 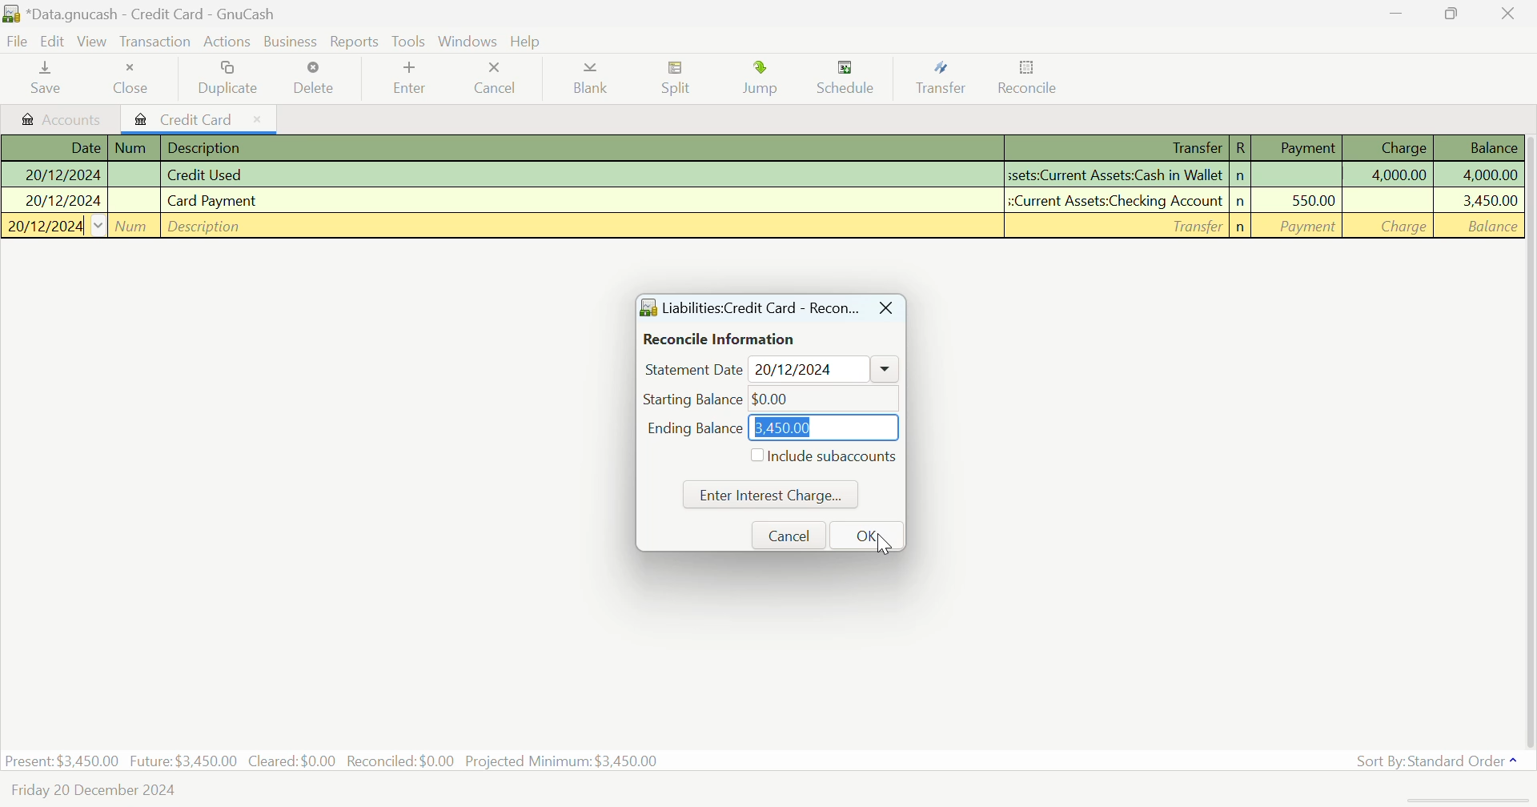 I want to click on Schedule, so click(x=846, y=82).